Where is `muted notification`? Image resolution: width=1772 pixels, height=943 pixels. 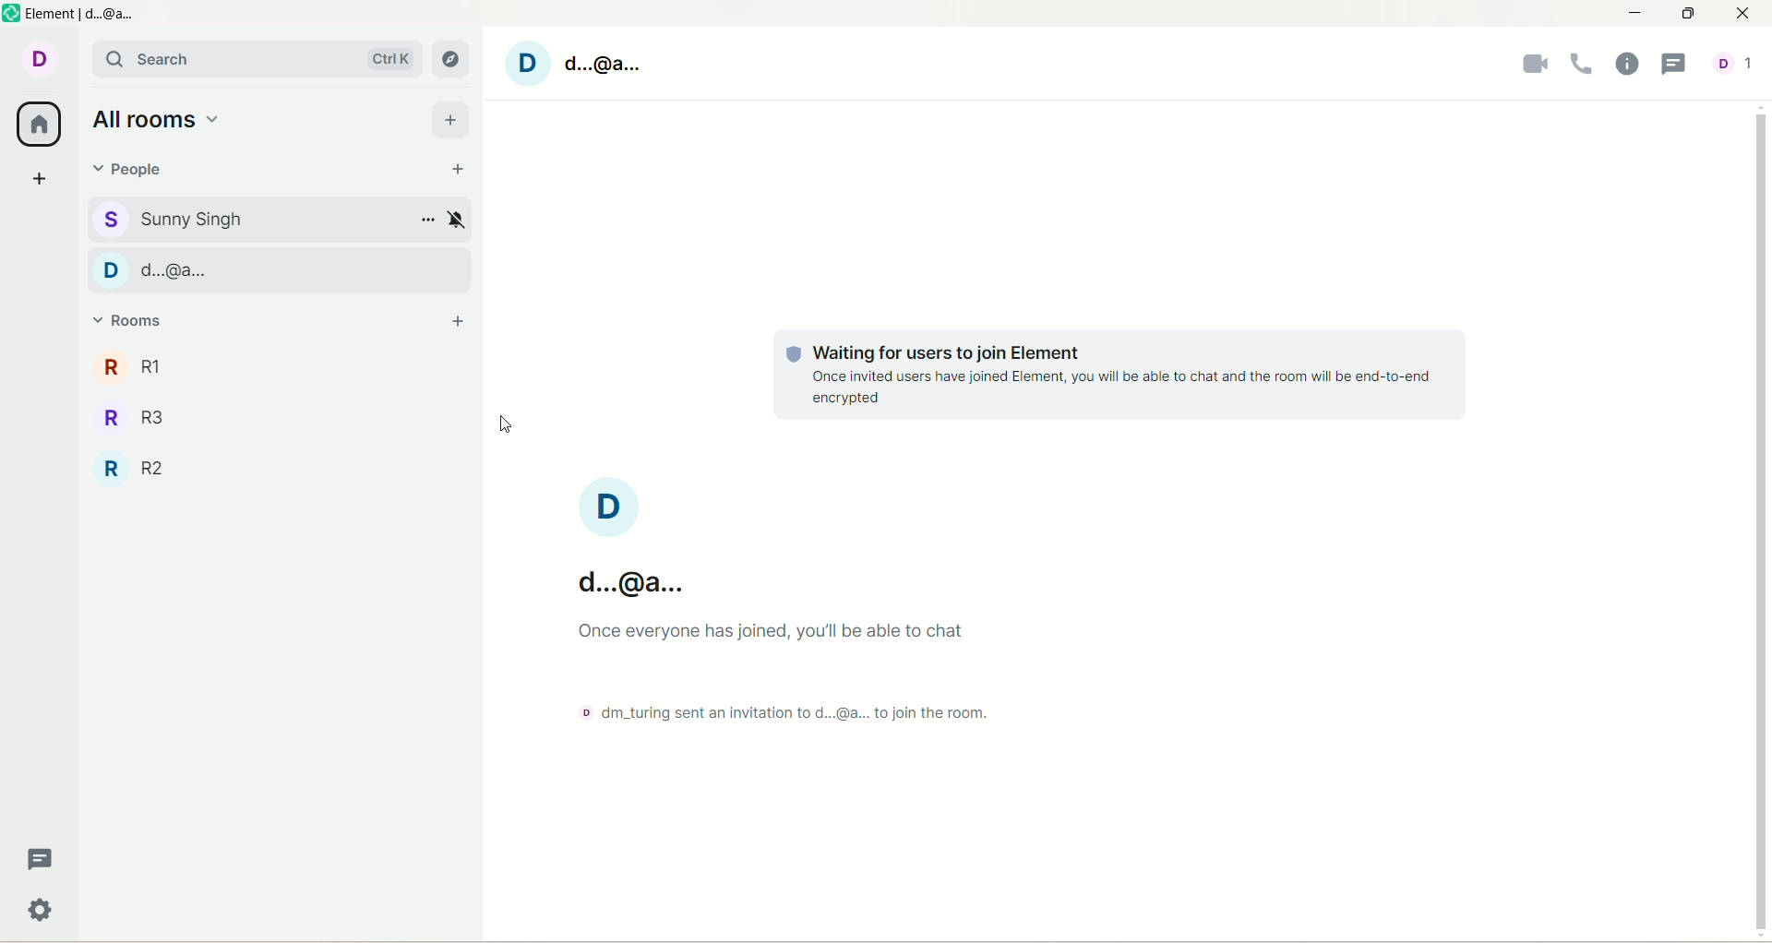 muted notification is located at coordinates (457, 219).